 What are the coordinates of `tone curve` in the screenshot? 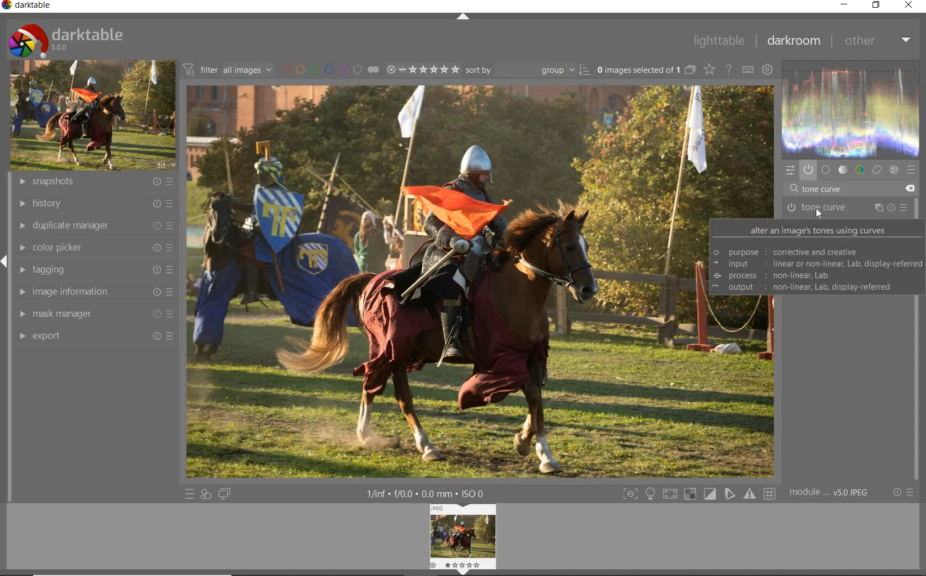 It's located at (847, 209).